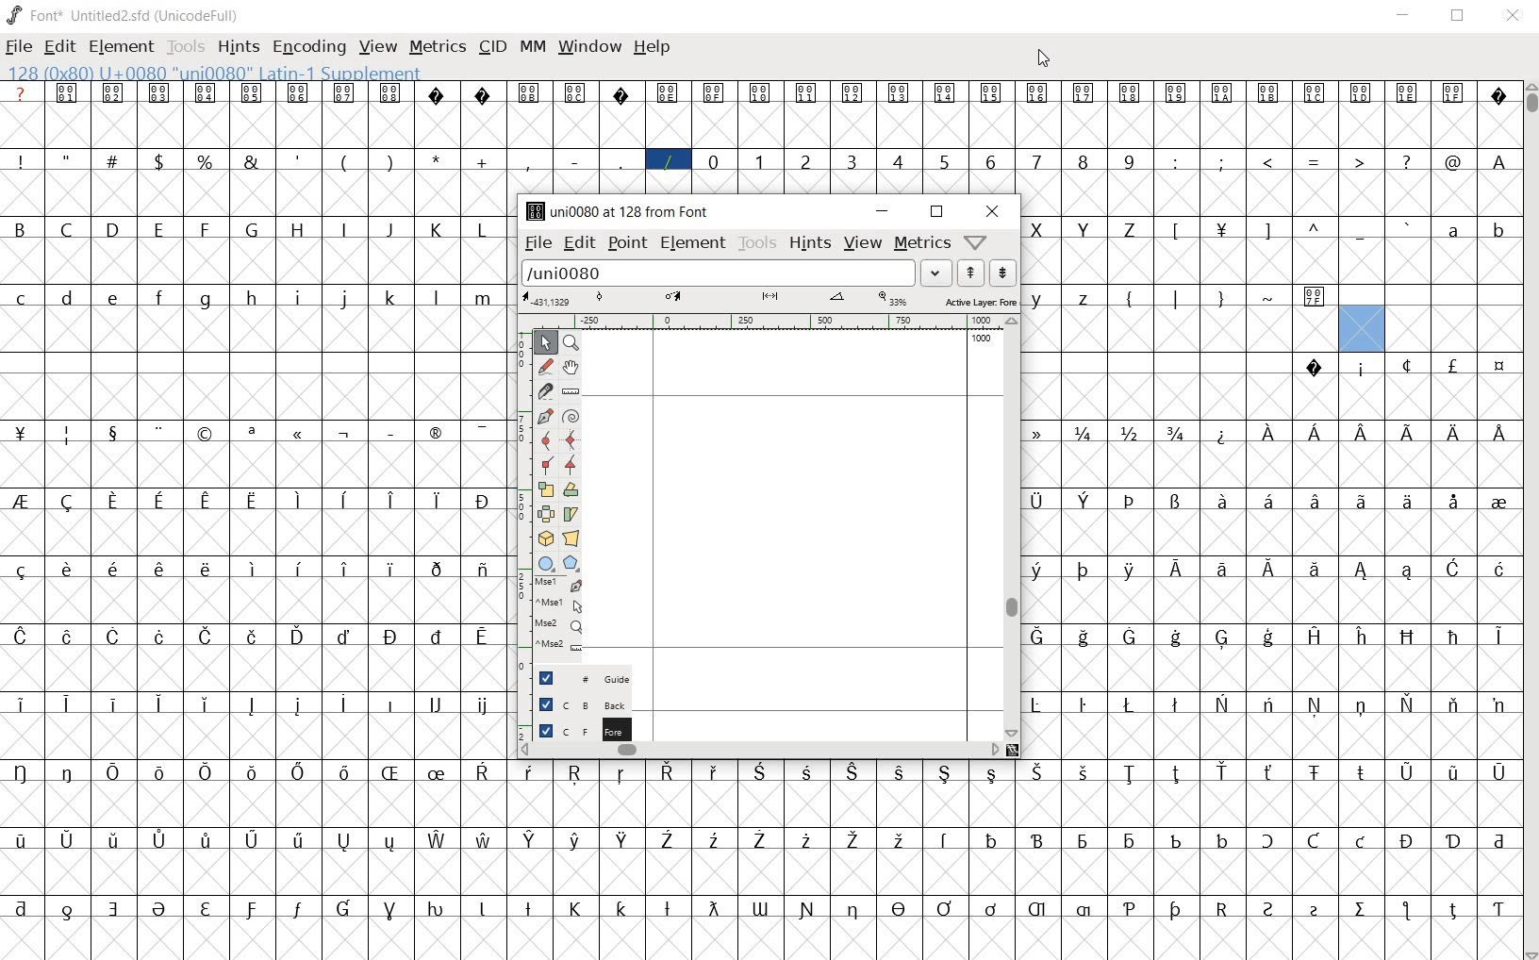  Describe the element at coordinates (21, 92) in the screenshot. I see `Glyph` at that location.